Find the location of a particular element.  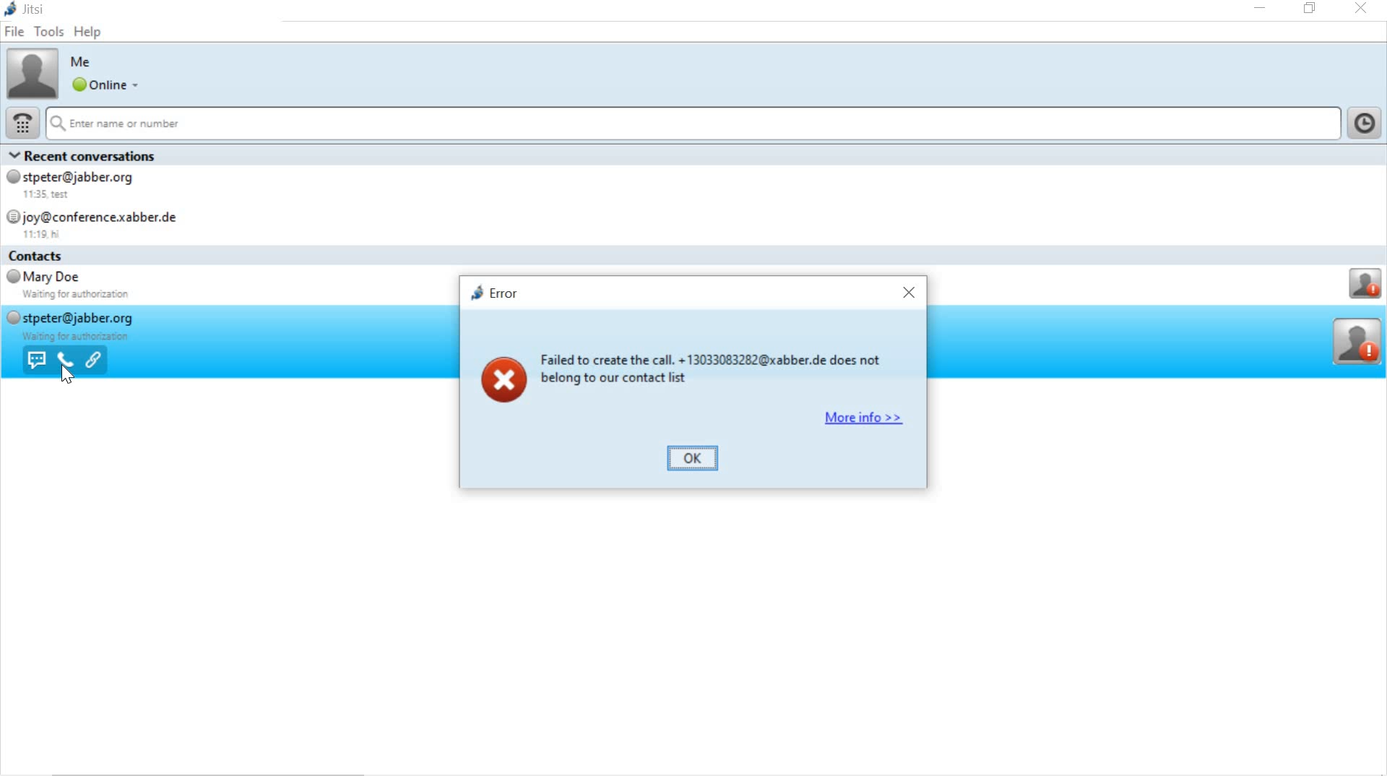

Me is located at coordinates (84, 62).